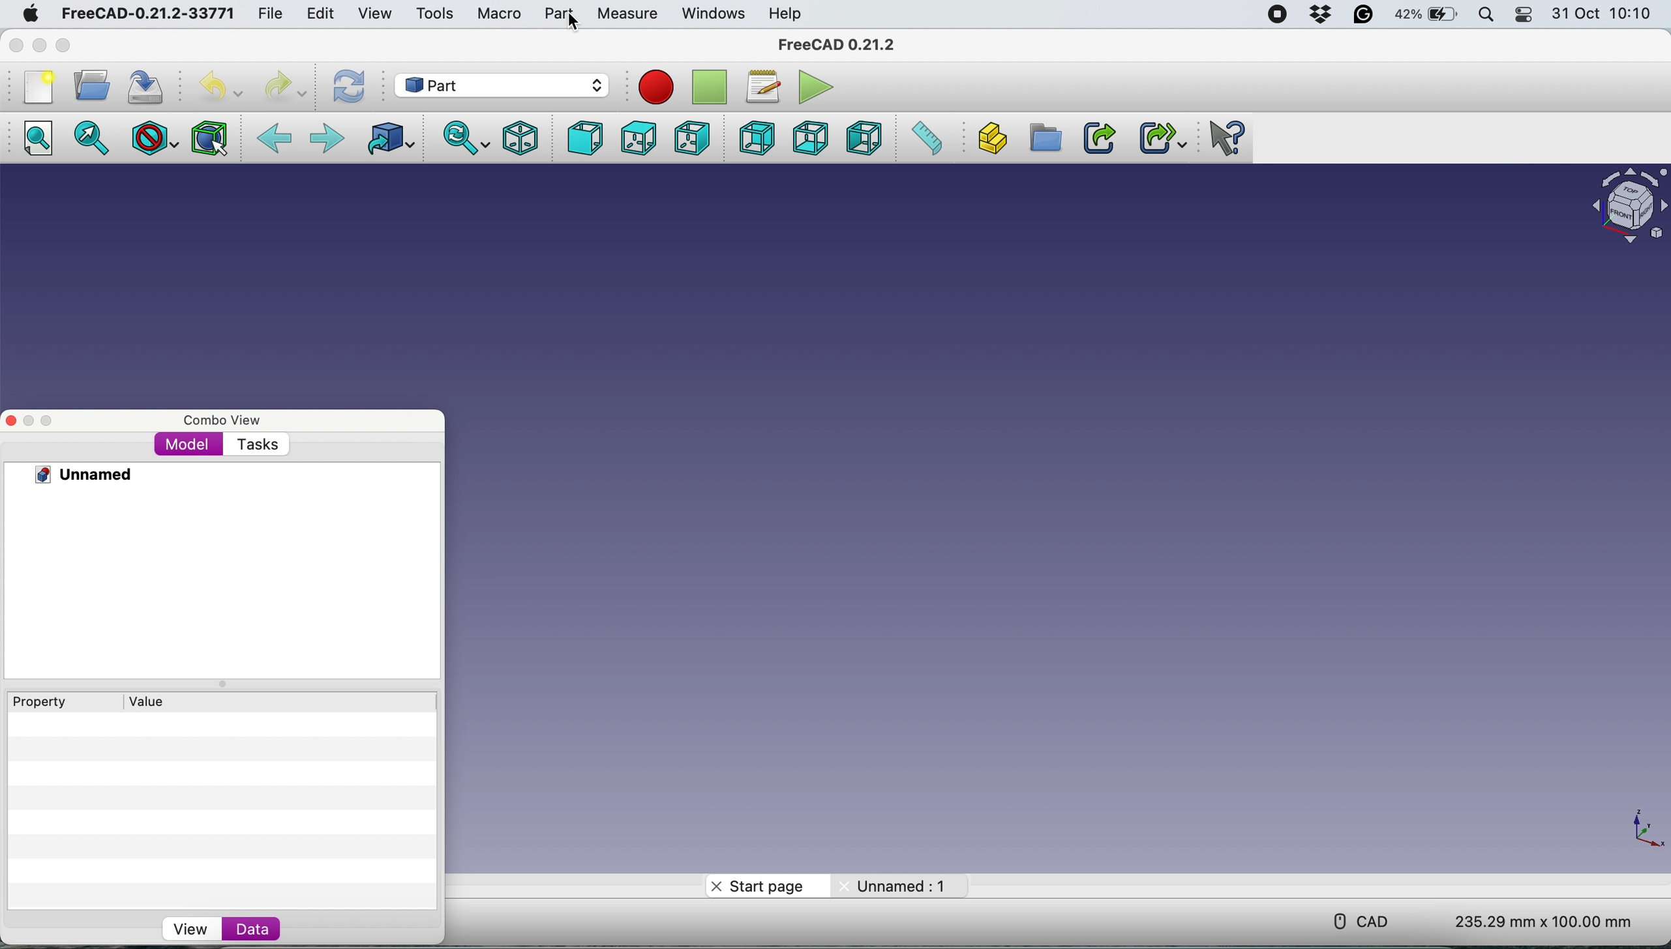 The width and height of the screenshot is (1671, 949). I want to click on View, so click(378, 13).